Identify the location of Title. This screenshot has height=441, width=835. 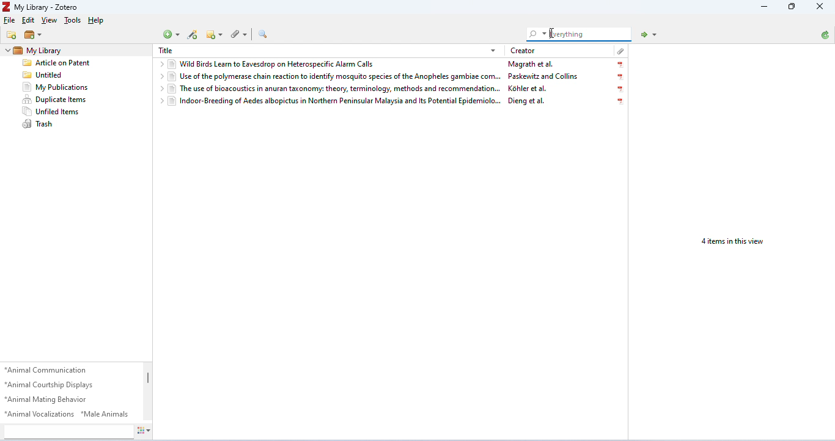
(166, 51).